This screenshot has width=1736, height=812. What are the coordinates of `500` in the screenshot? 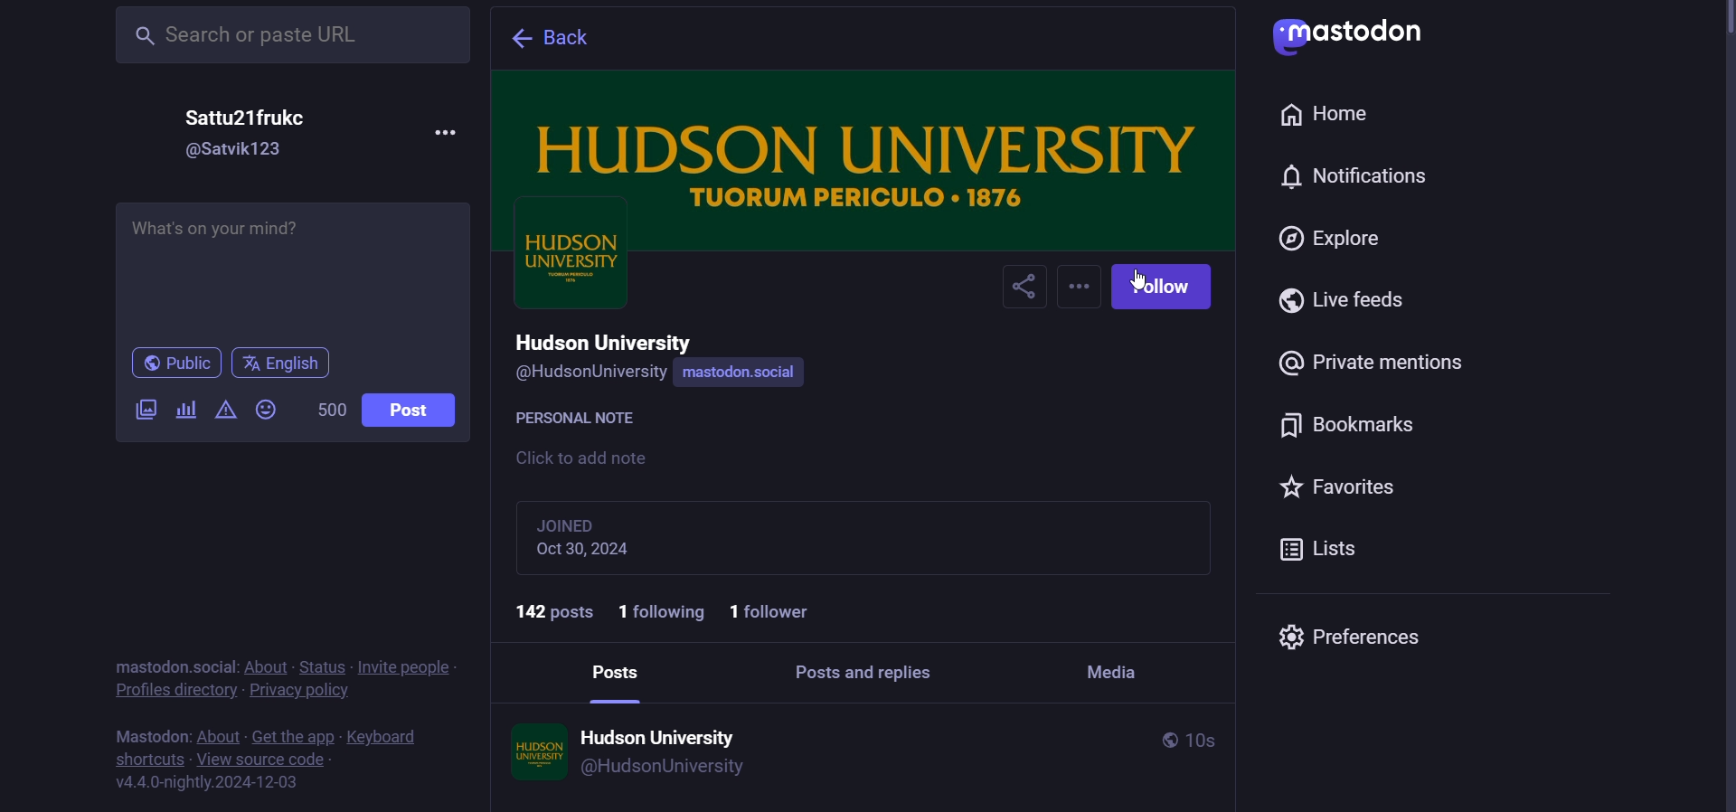 It's located at (330, 411).